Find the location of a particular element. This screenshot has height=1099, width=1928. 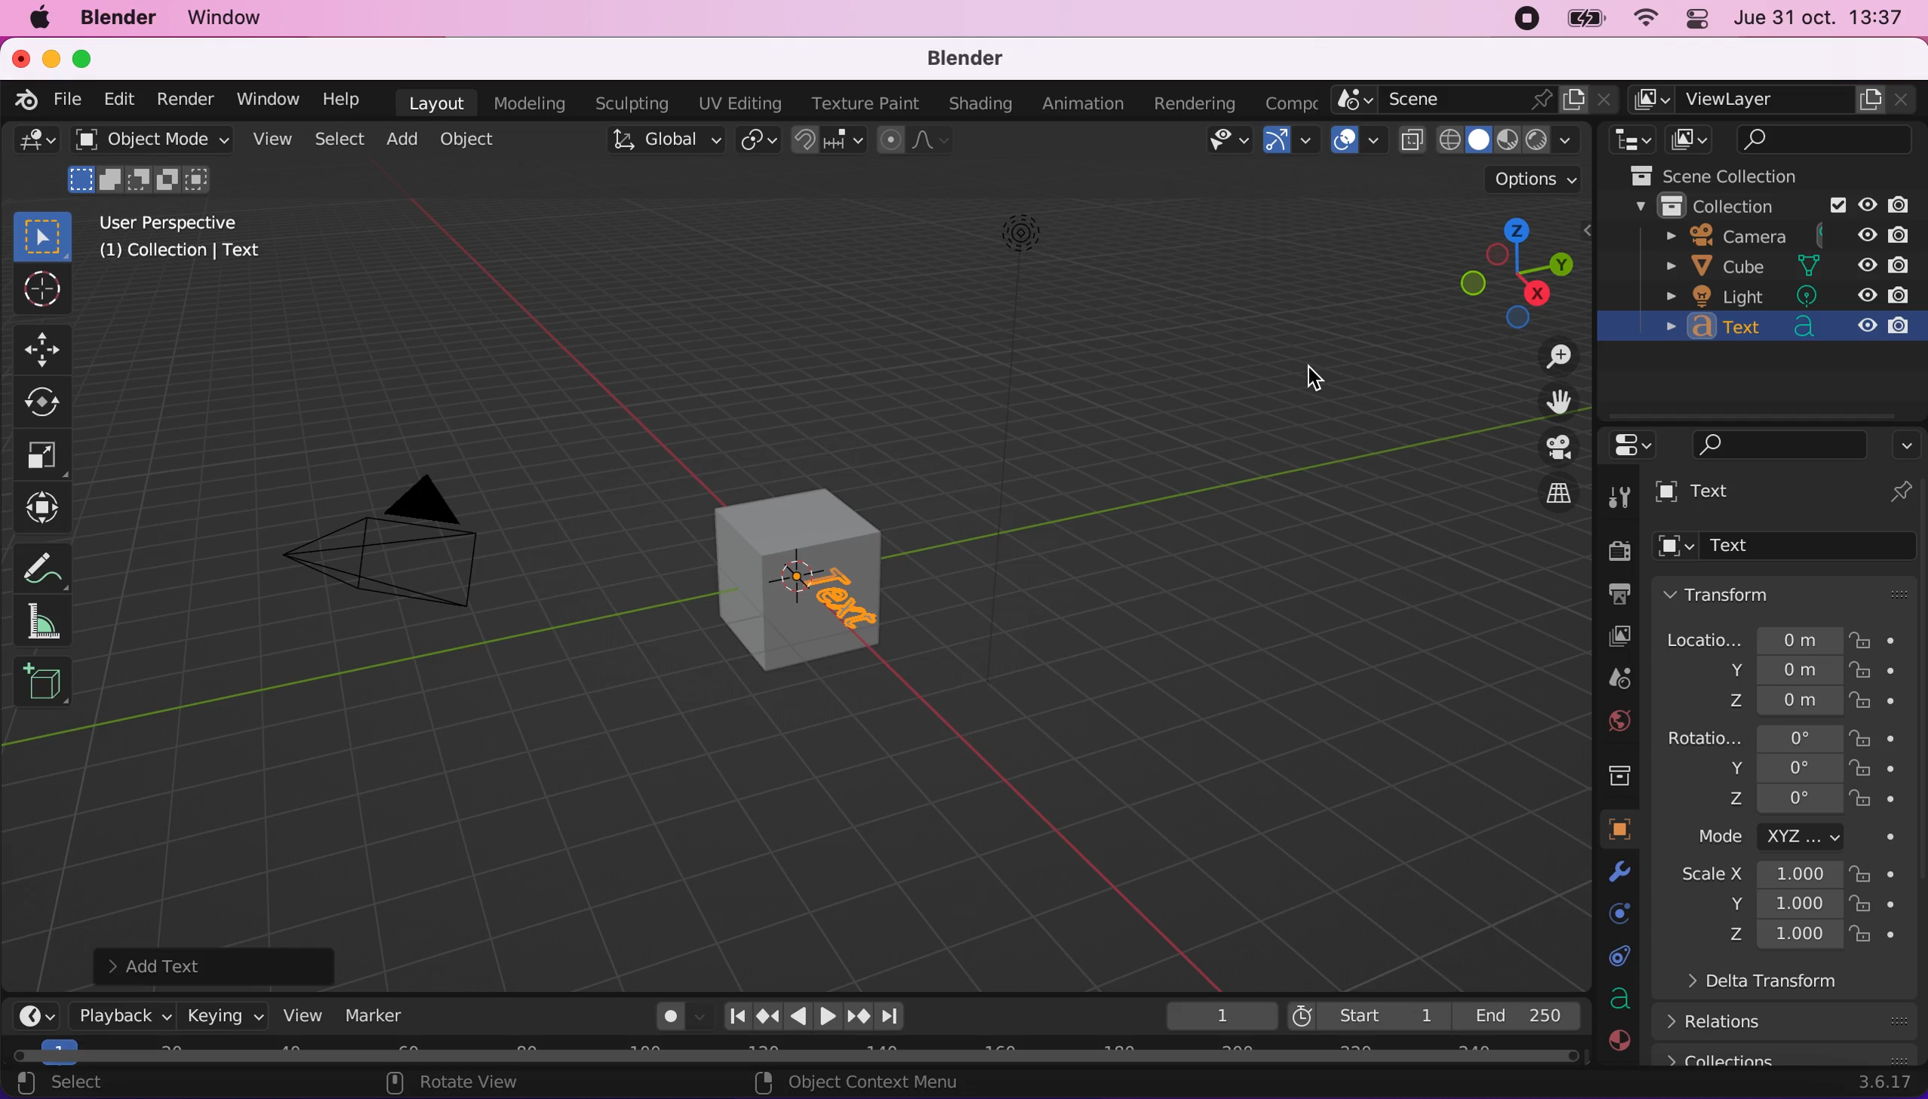

uv editing is located at coordinates (736, 105).